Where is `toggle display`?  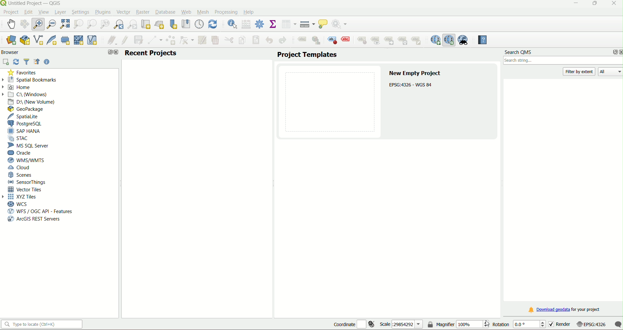 toggle display is located at coordinates (347, 39).